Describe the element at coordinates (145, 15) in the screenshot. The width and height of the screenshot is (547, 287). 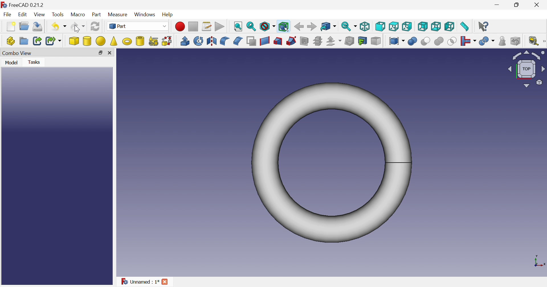
I see `Windows` at that location.